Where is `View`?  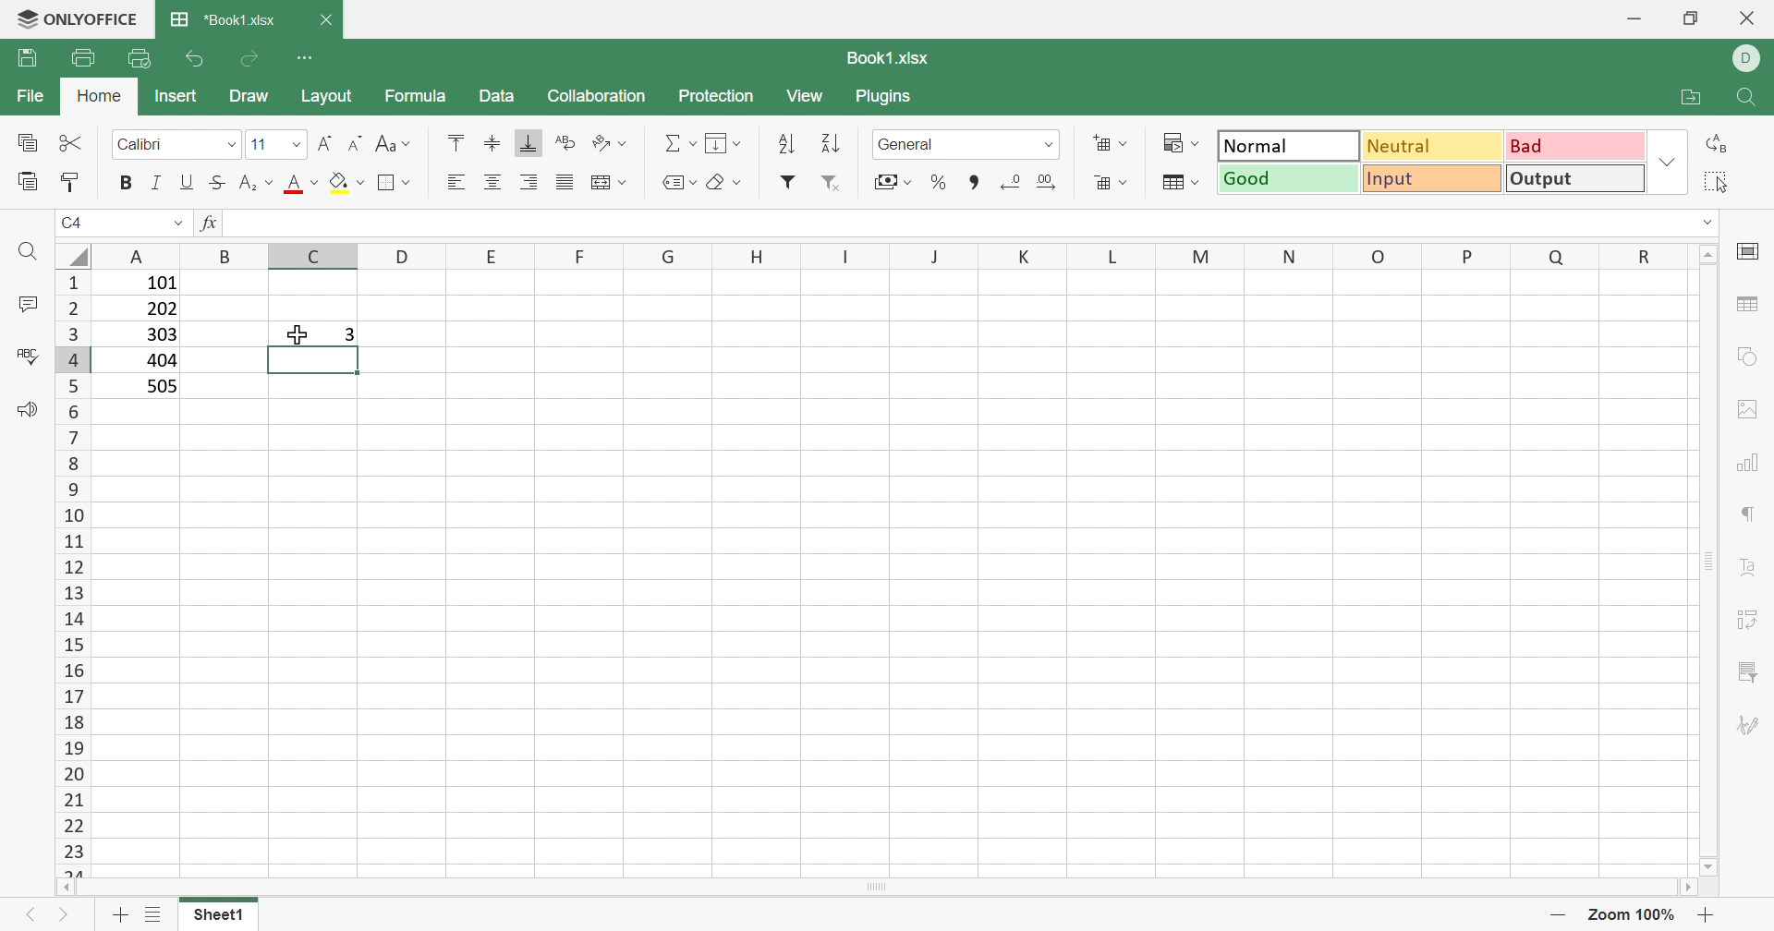
View is located at coordinates (810, 96).